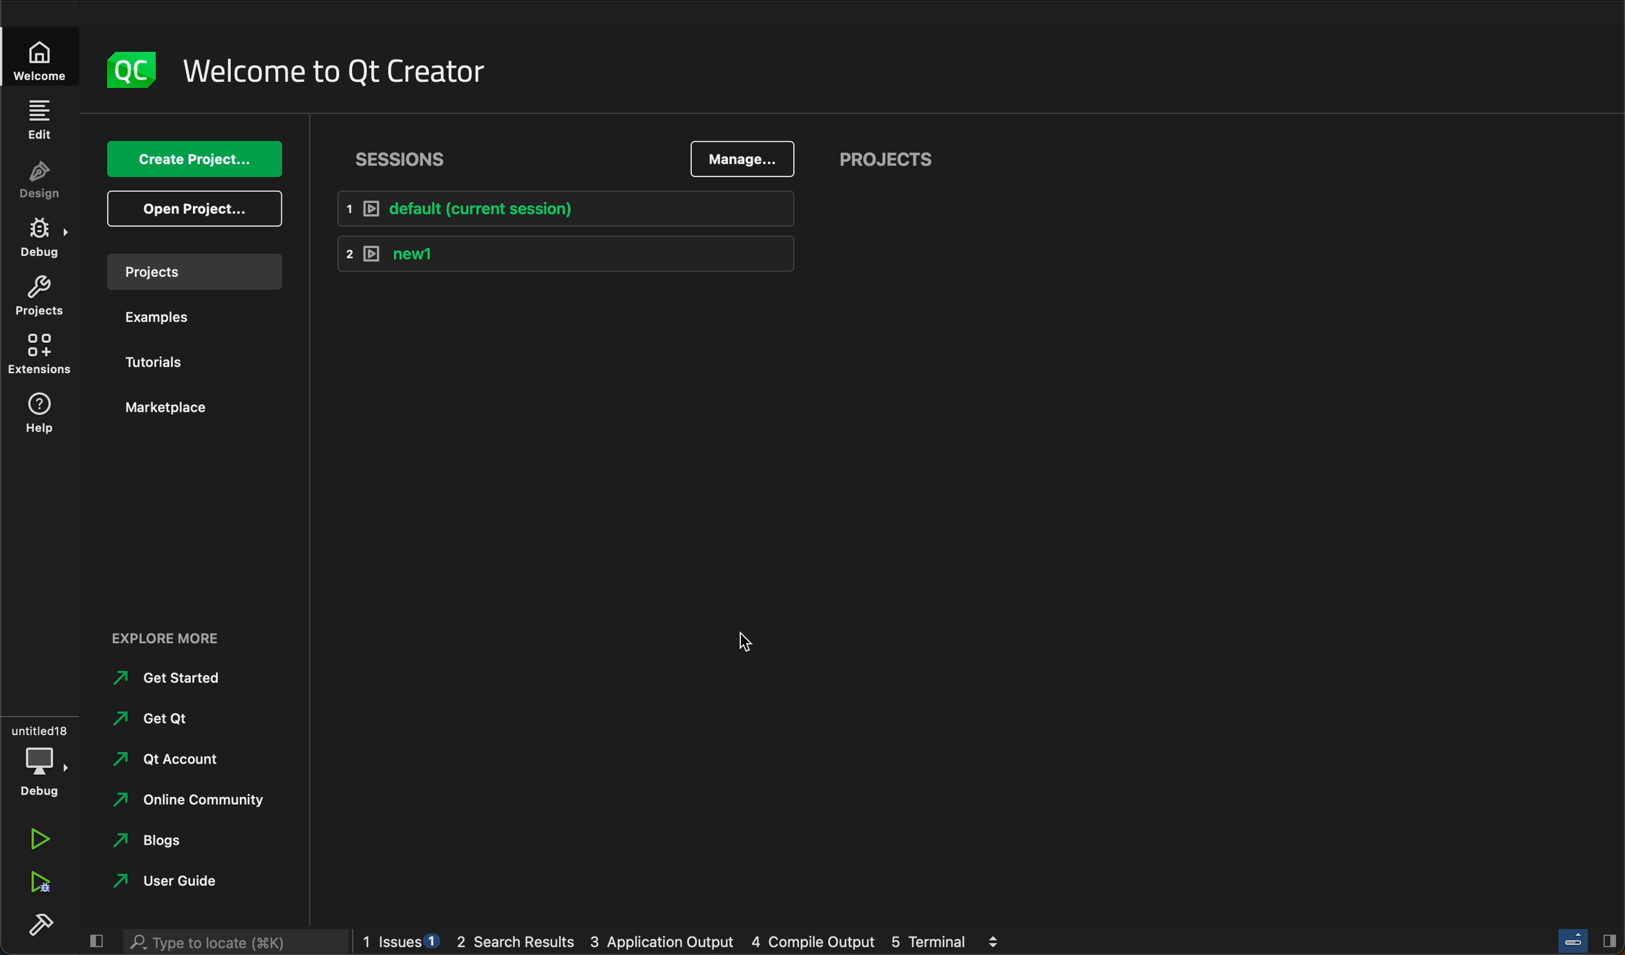 This screenshot has height=955, width=1625. Describe the element at coordinates (738, 159) in the screenshot. I see `manage` at that location.